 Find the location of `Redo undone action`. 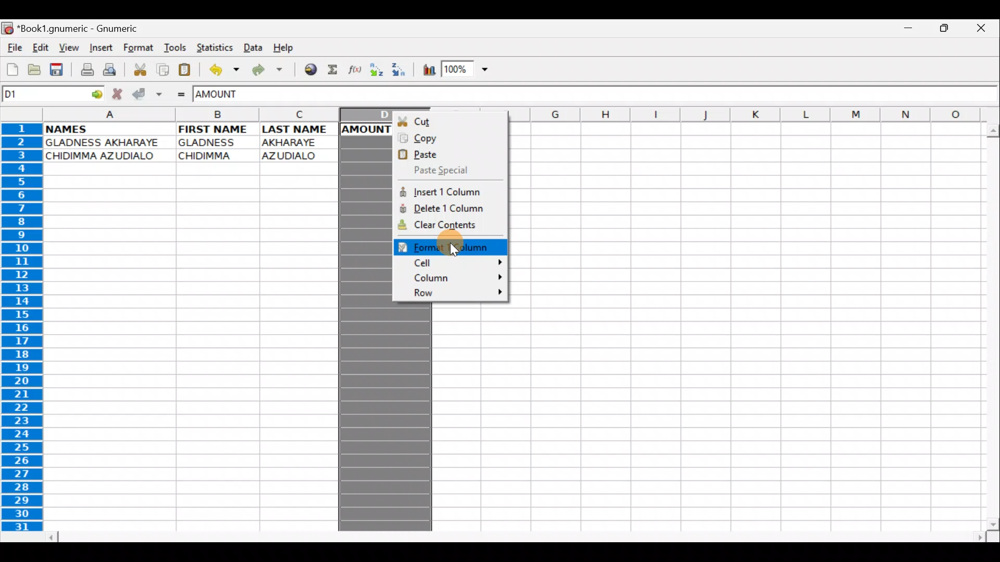

Redo undone action is located at coordinates (265, 70).